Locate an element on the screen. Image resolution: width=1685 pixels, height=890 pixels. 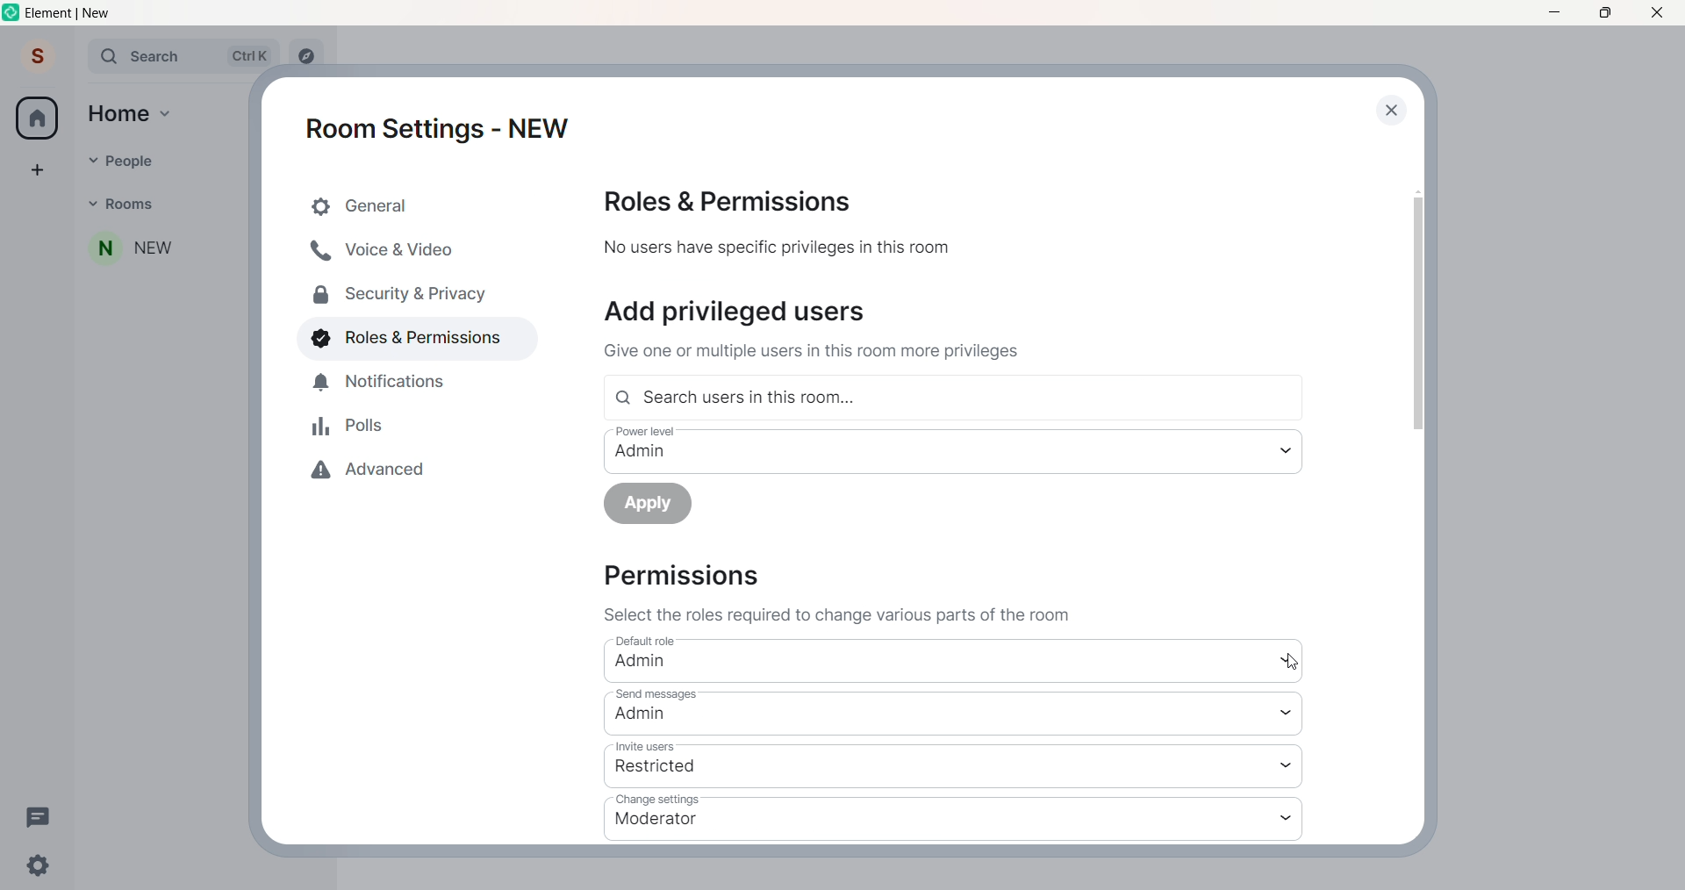
polls is located at coordinates (349, 426).